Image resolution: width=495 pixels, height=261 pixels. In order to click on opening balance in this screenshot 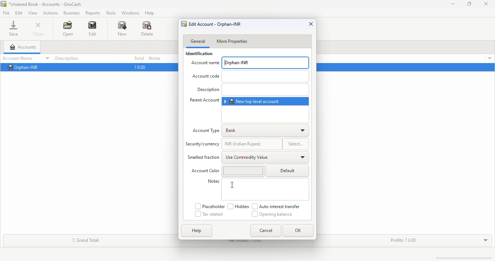, I will do `click(272, 214)`.